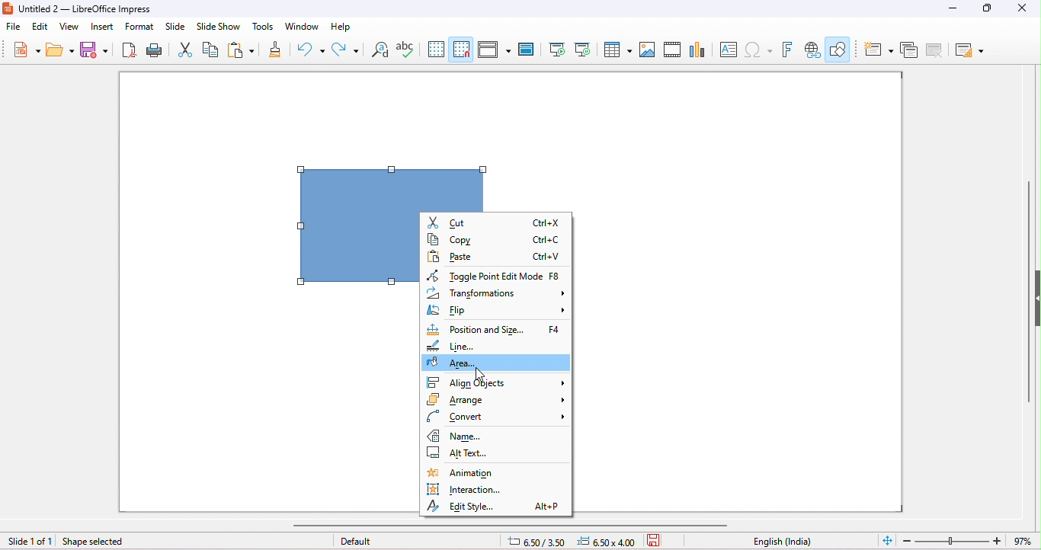  Describe the element at coordinates (462, 49) in the screenshot. I see `snap to grid` at that location.